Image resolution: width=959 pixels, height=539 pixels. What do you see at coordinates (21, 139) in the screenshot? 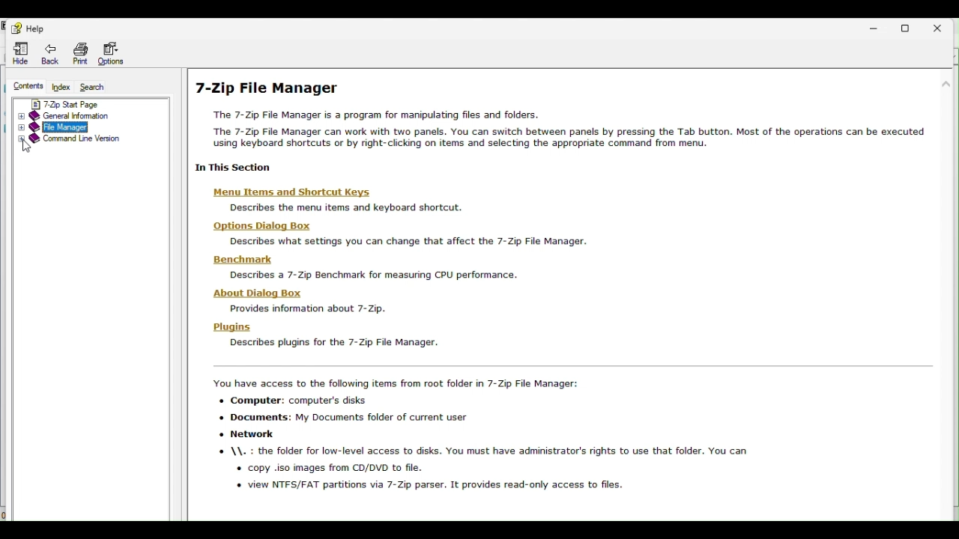
I see `expand` at bounding box center [21, 139].